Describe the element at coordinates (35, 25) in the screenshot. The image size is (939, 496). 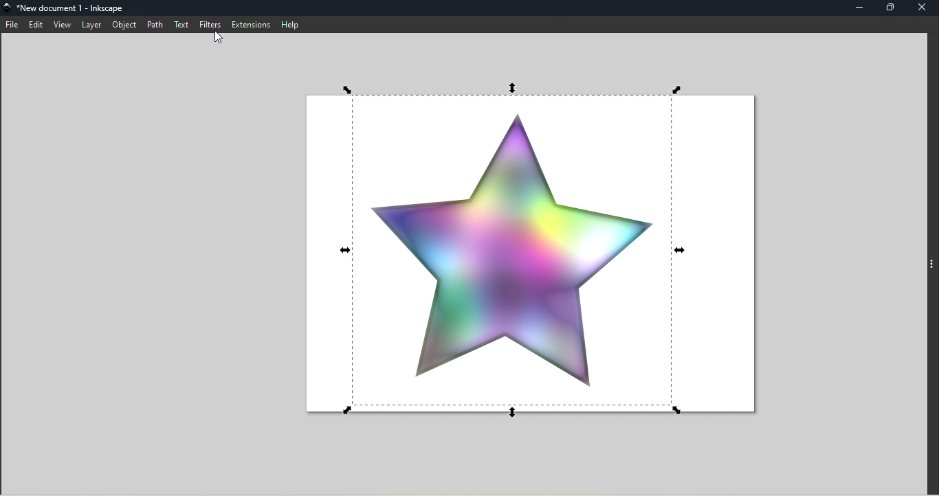
I see `Edit` at that location.